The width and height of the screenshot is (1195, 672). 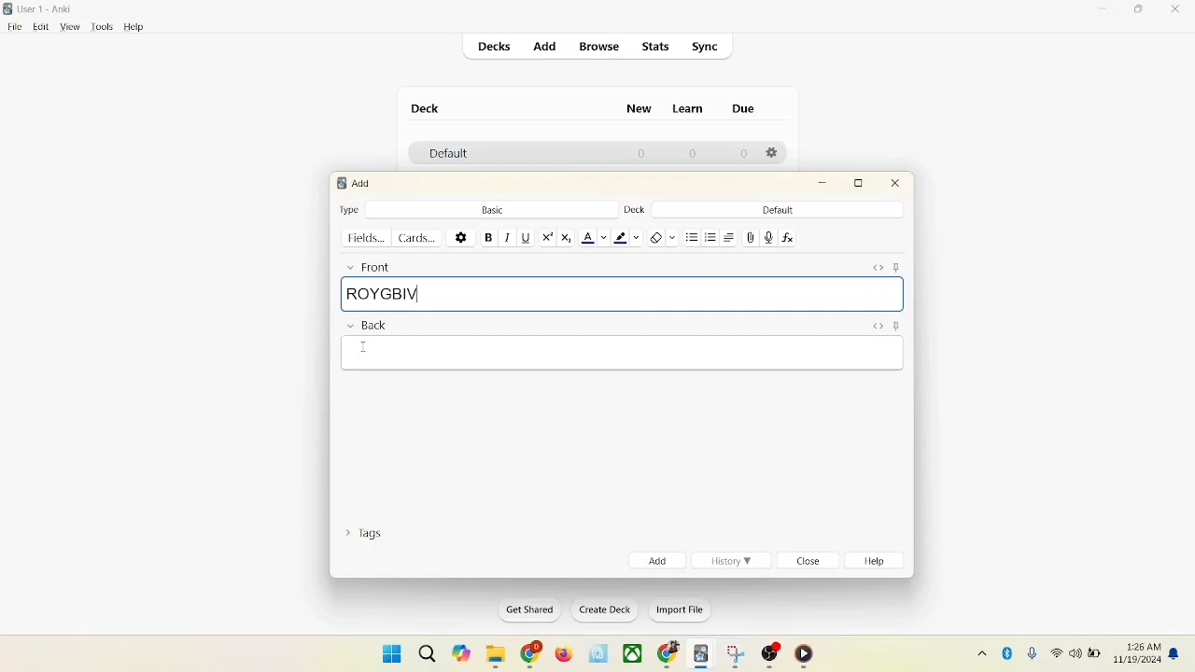 What do you see at coordinates (369, 537) in the screenshot?
I see `tags` at bounding box center [369, 537].